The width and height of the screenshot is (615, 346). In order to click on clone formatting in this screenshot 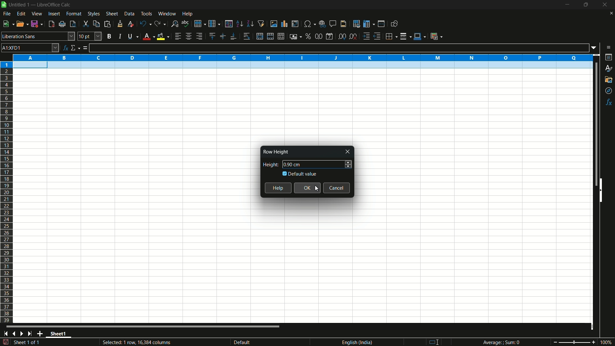, I will do `click(120, 24)`.